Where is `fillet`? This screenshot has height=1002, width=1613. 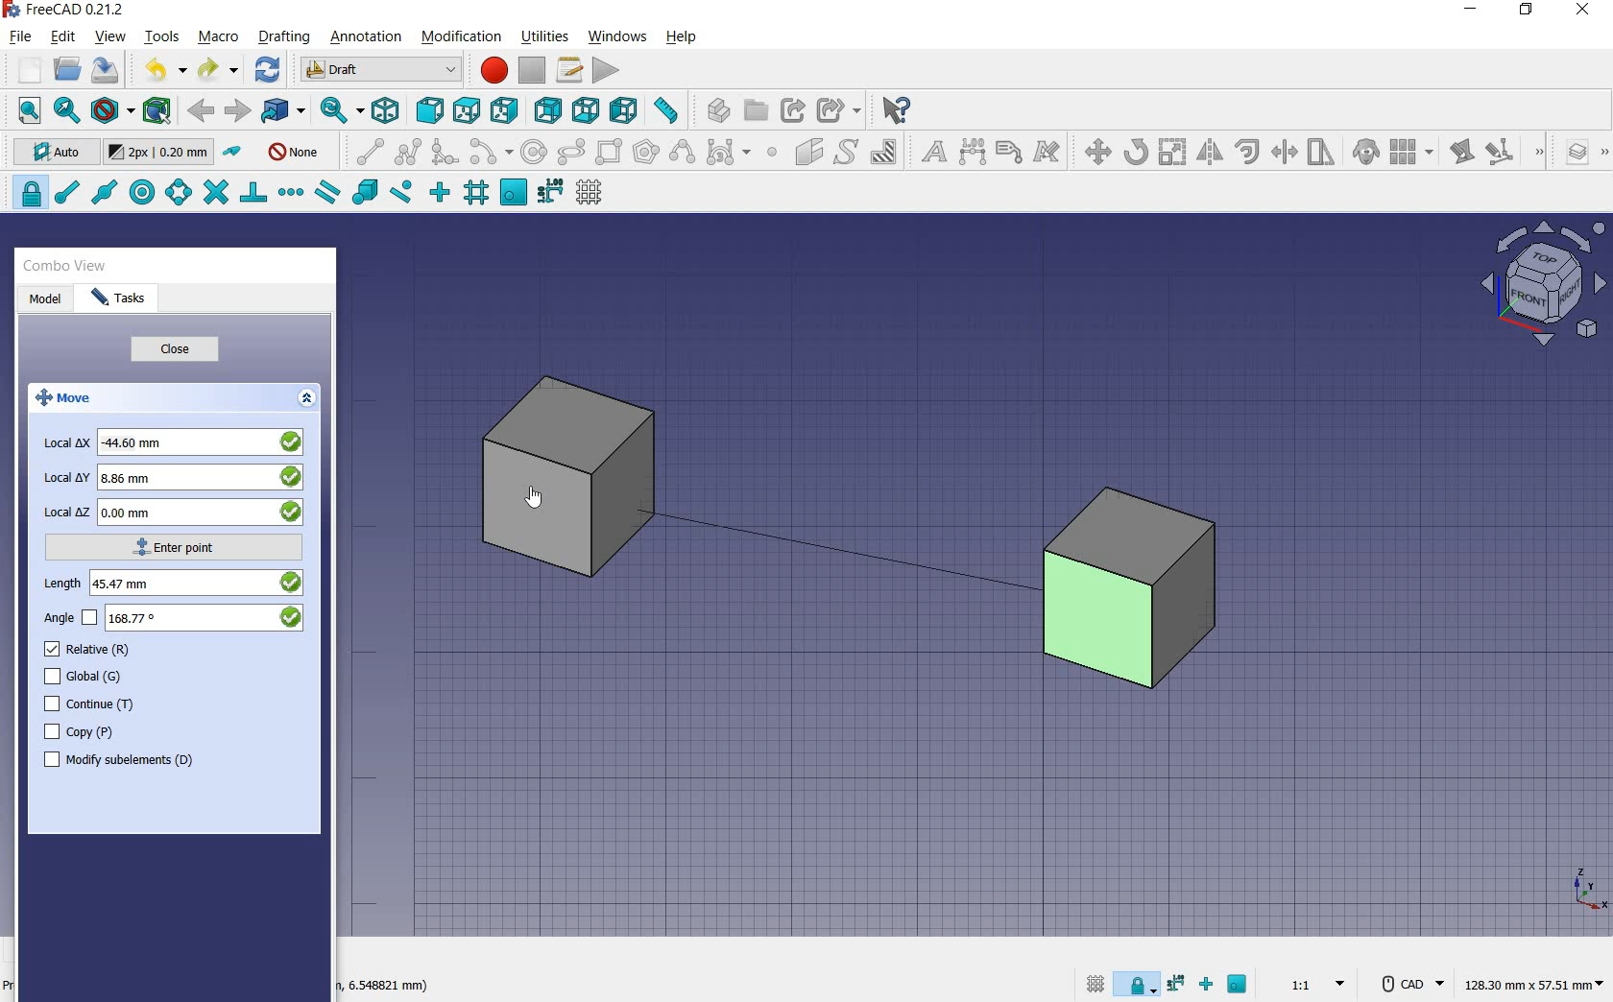
fillet is located at coordinates (444, 151).